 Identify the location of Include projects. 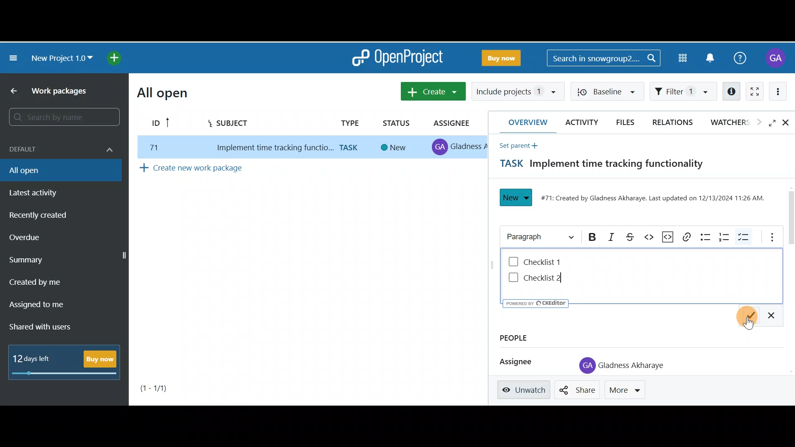
(517, 91).